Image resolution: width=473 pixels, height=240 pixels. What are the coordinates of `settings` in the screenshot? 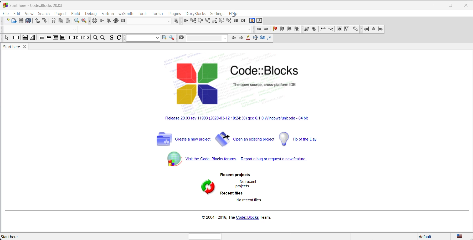 It's located at (217, 14).